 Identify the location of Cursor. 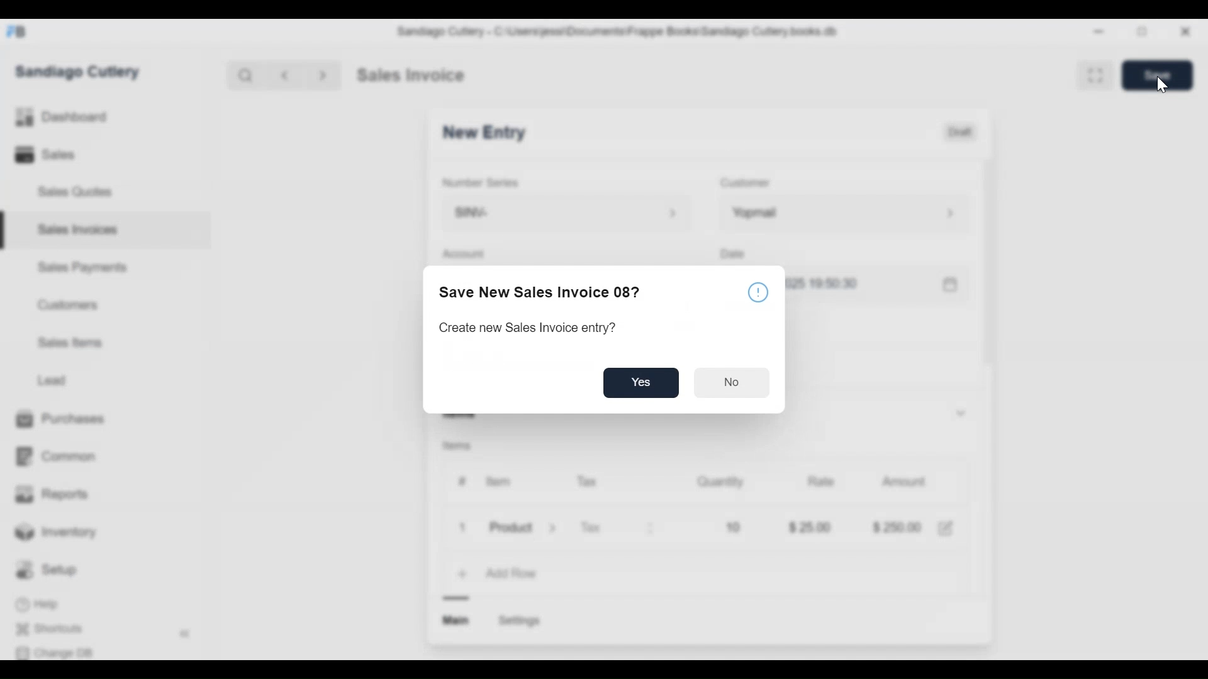
(1163, 84).